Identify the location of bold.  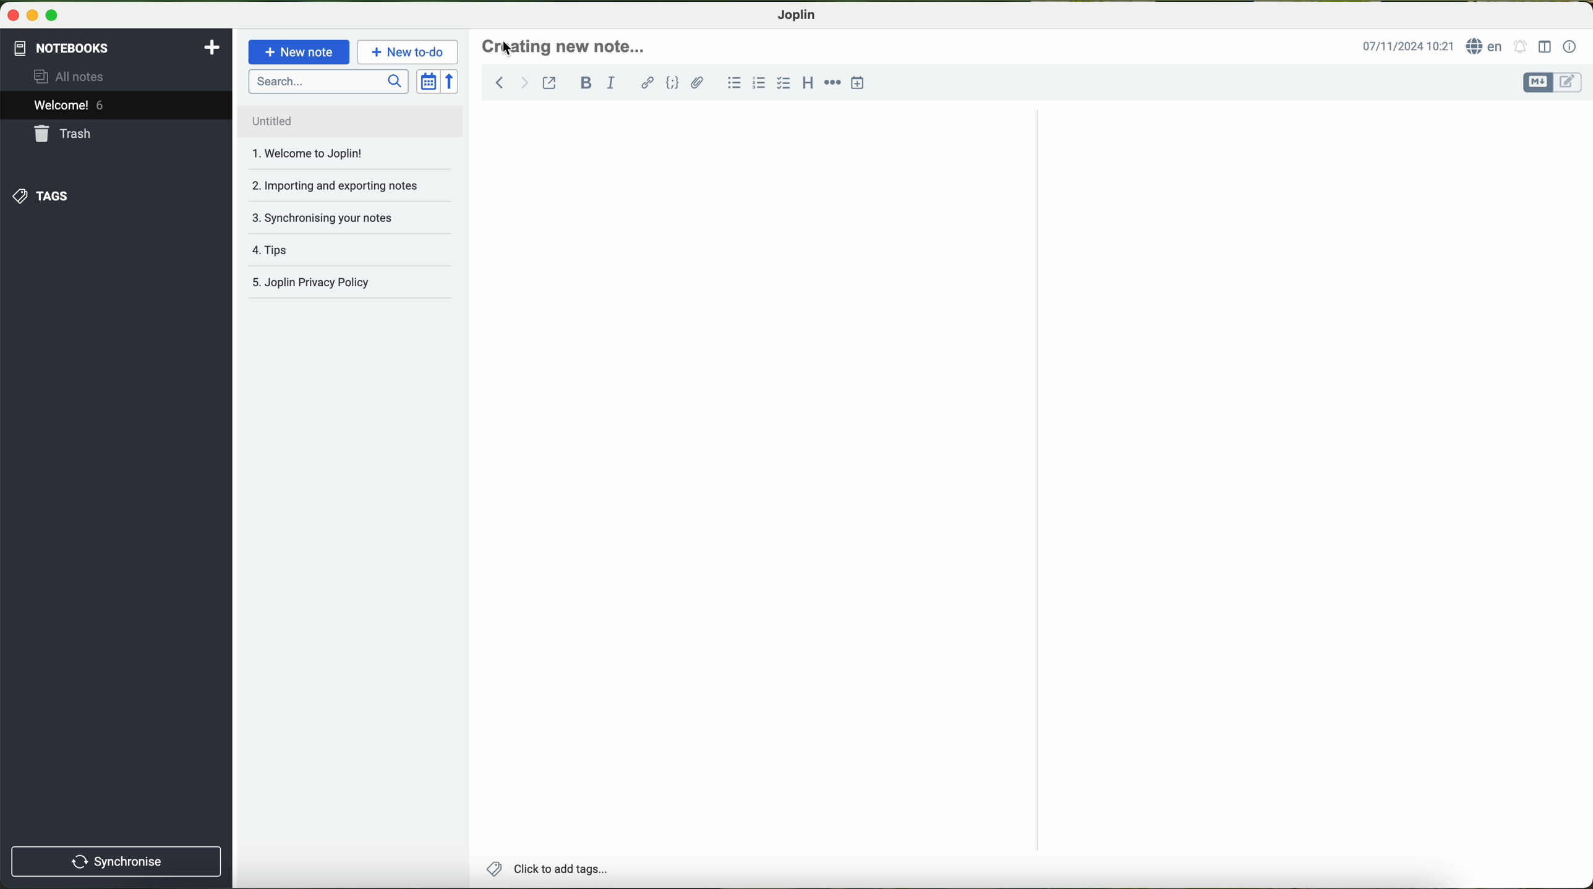
(586, 83).